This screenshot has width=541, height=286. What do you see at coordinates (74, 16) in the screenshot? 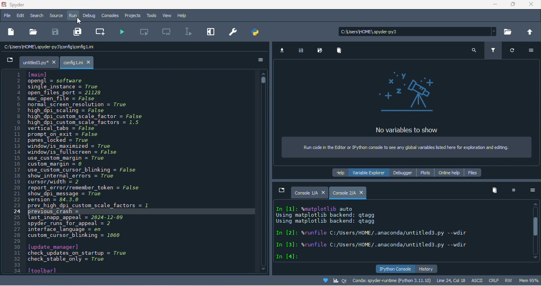
I see `run` at bounding box center [74, 16].